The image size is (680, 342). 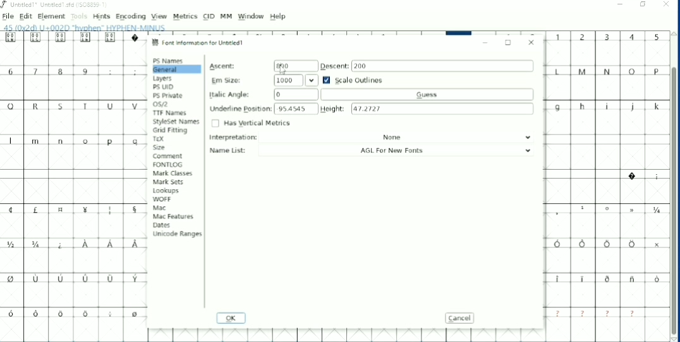 What do you see at coordinates (169, 183) in the screenshot?
I see `Mark Sets` at bounding box center [169, 183].